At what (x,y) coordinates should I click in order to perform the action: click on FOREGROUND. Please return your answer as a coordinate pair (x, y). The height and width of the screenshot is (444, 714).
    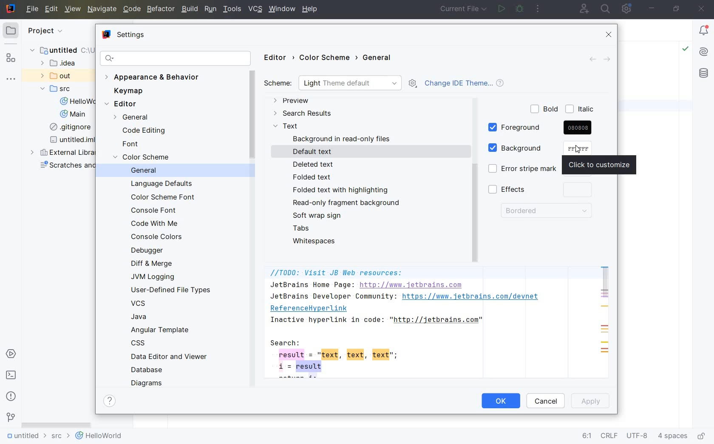
    Looking at the image, I should click on (540, 128).